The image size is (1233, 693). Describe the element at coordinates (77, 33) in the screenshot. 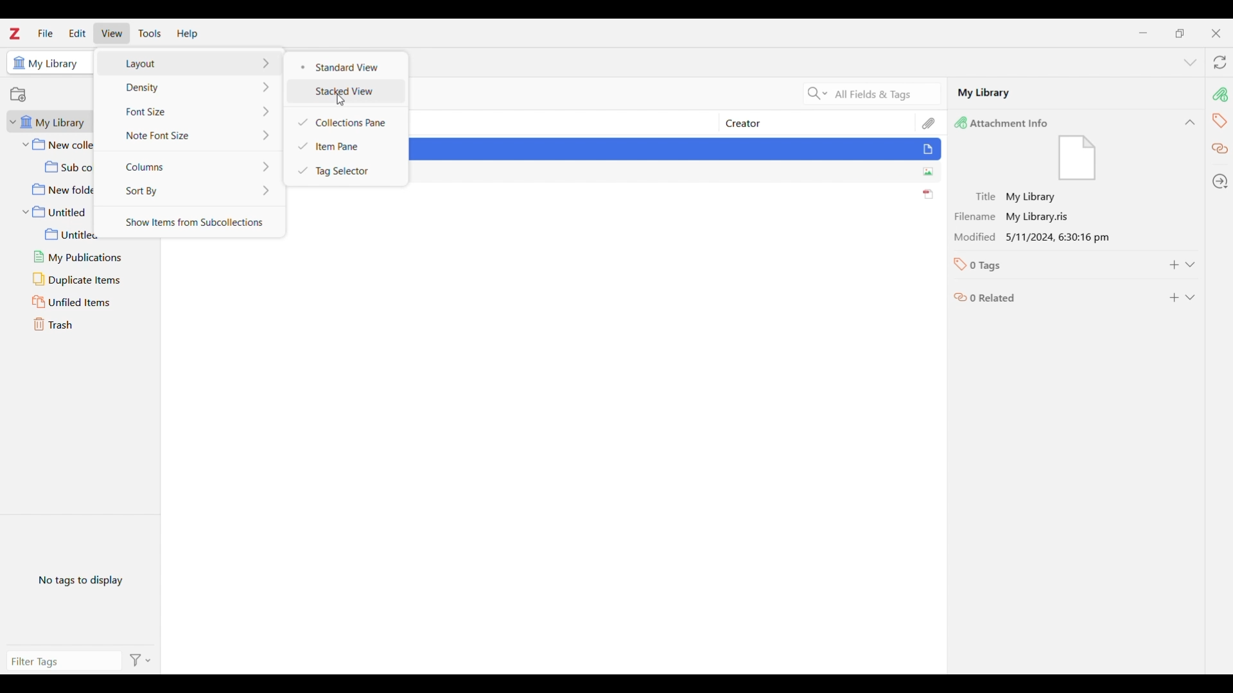

I see `Edit menu` at that location.